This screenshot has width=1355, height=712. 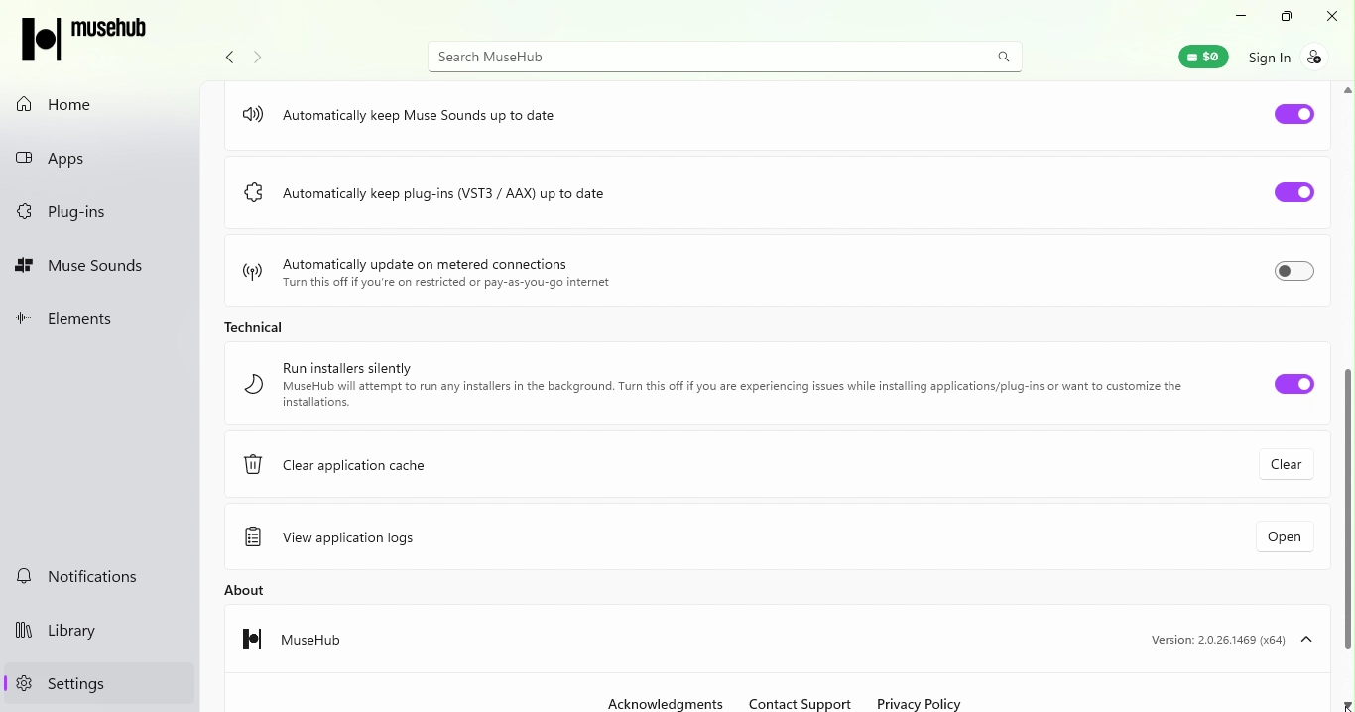 What do you see at coordinates (798, 702) in the screenshot?
I see `Contact support` at bounding box center [798, 702].